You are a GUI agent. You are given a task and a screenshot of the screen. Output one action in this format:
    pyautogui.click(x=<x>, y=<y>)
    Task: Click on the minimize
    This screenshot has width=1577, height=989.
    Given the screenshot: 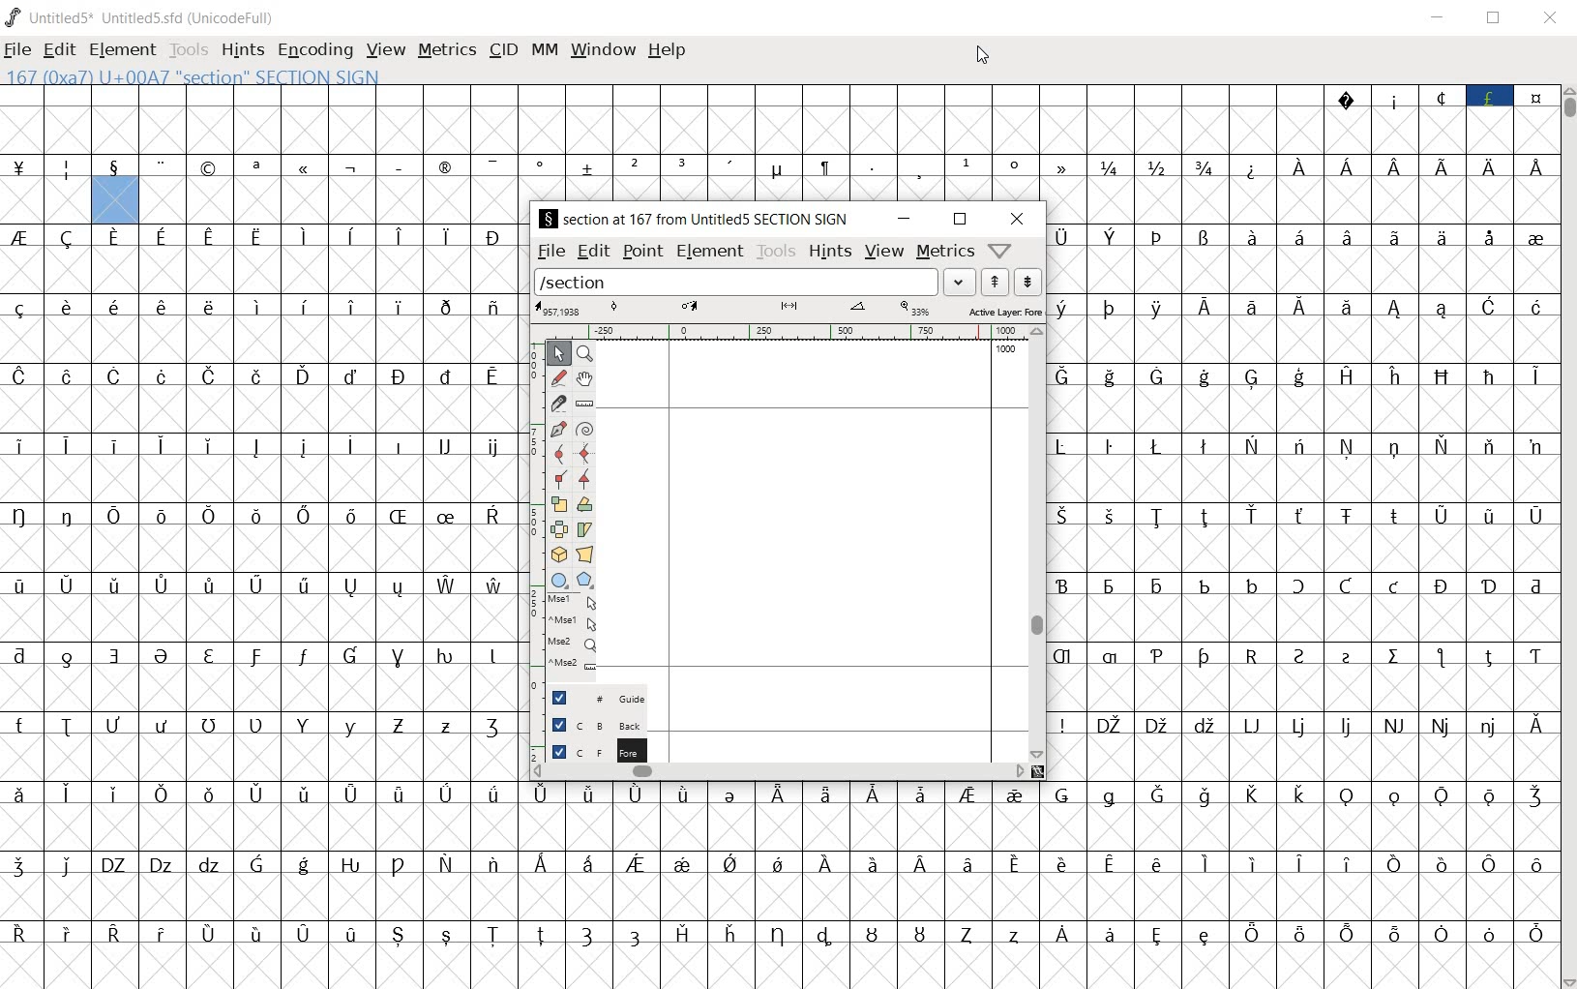 What is the action you would take?
    pyautogui.click(x=903, y=220)
    